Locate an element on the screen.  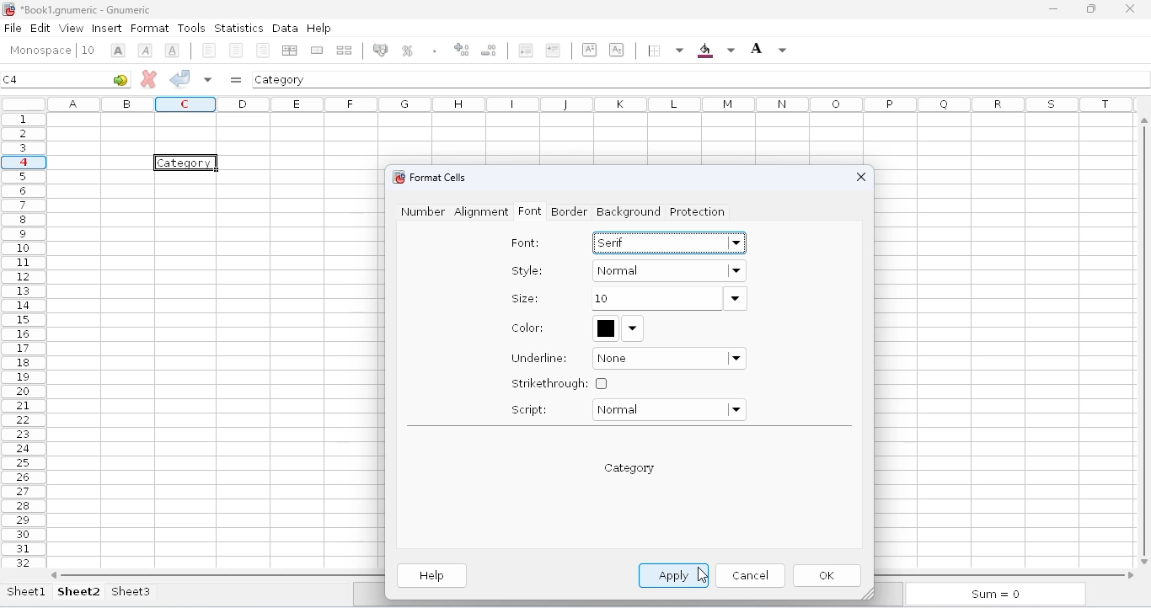
maximize is located at coordinates (1091, 9).